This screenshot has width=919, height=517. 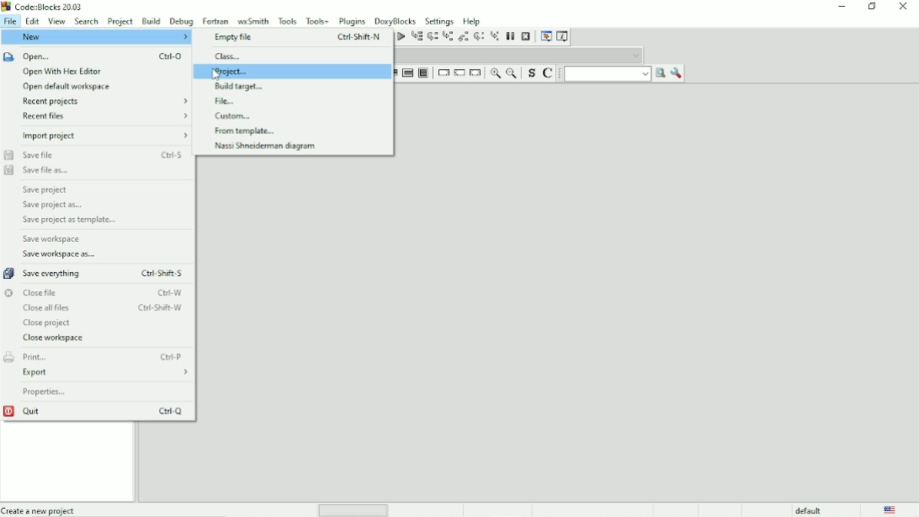 What do you see at coordinates (97, 356) in the screenshot?
I see `Print` at bounding box center [97, 356].